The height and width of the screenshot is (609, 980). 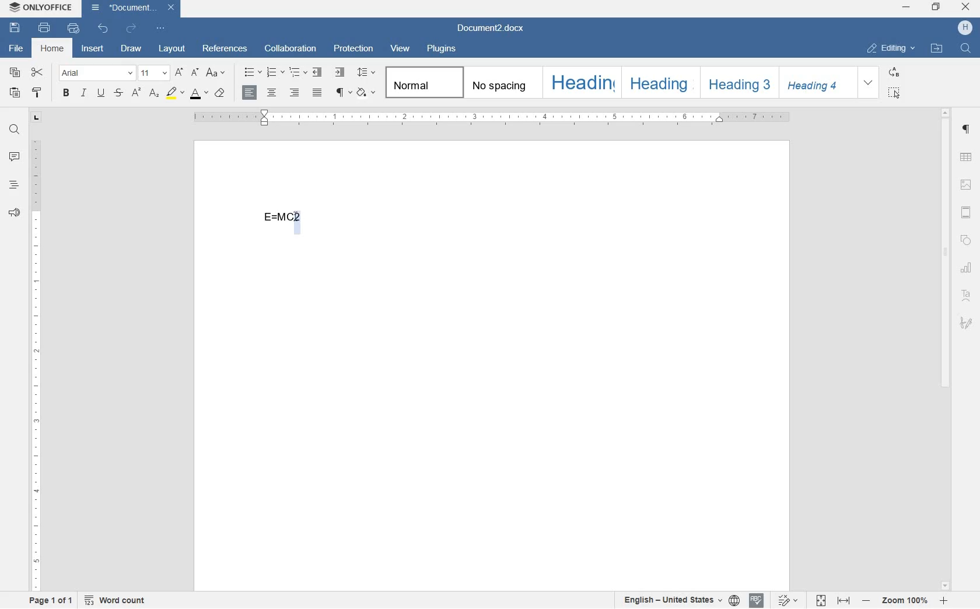 I want to click on bullets, so click(x=253, y=72).